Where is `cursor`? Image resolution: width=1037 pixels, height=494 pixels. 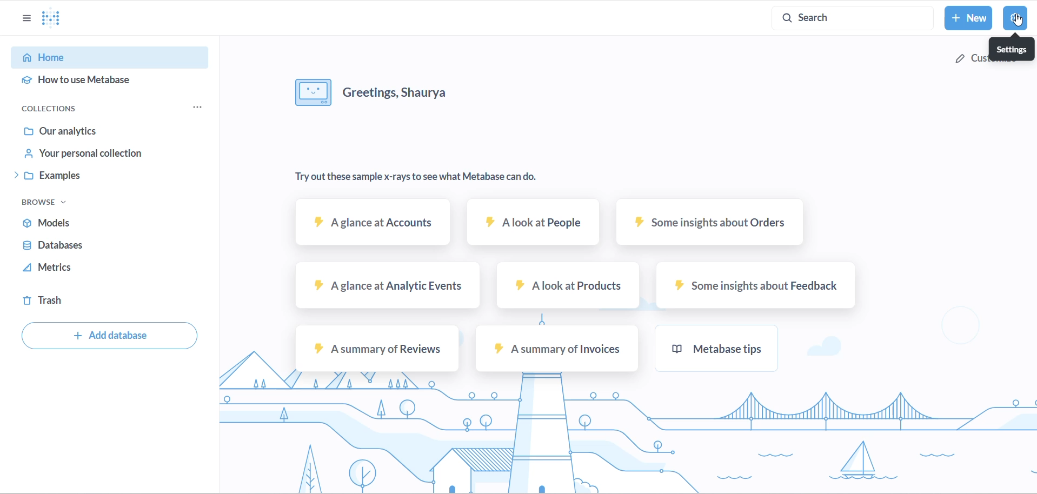 cursor is located at coordinates (1018, 19).